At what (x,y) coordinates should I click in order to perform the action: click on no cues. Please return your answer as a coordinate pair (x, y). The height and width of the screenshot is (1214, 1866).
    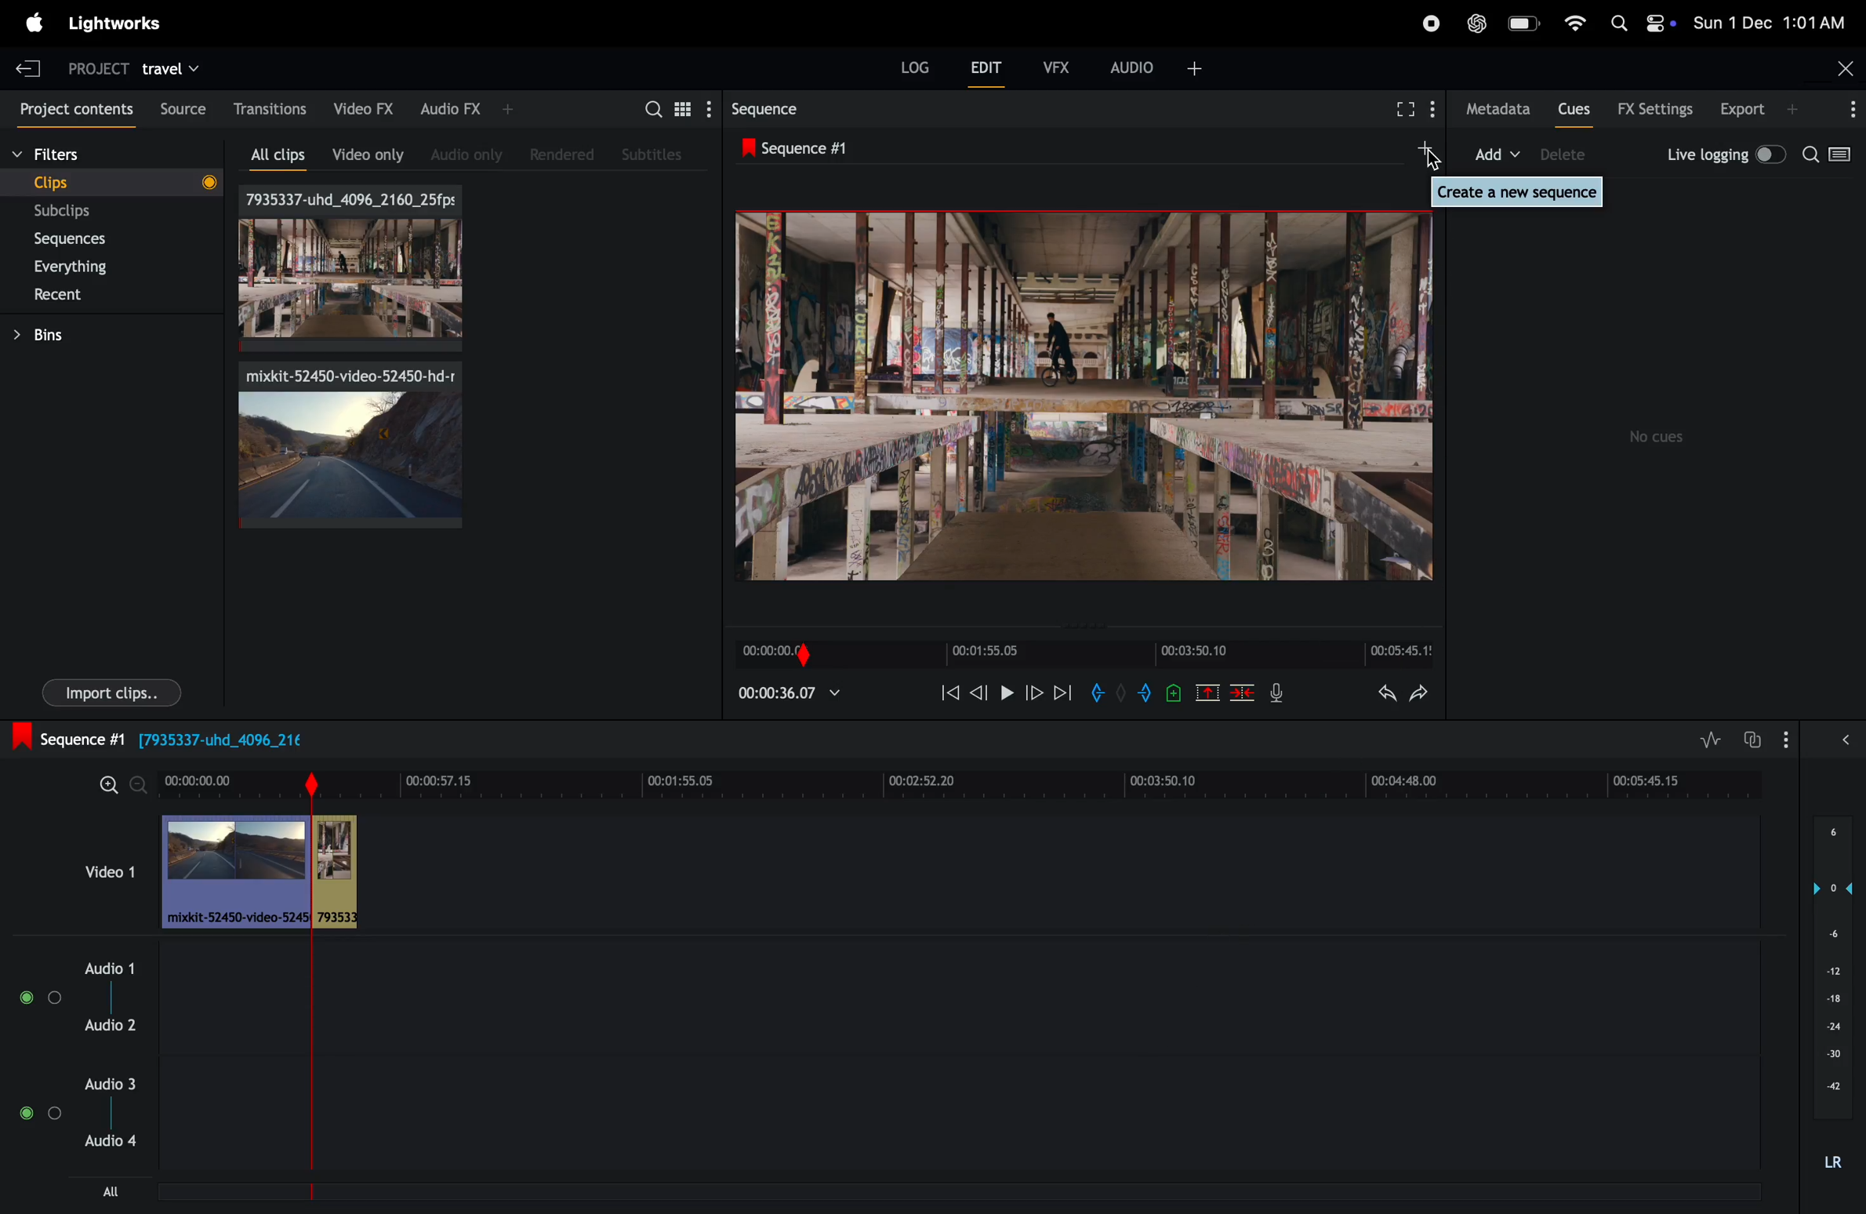
    Looking at the image, I should click on (1660, 437).